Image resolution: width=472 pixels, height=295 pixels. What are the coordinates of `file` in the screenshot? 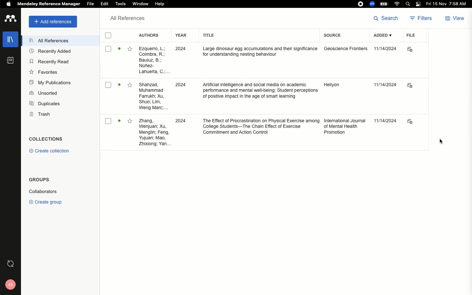 It's located at (411, 35).